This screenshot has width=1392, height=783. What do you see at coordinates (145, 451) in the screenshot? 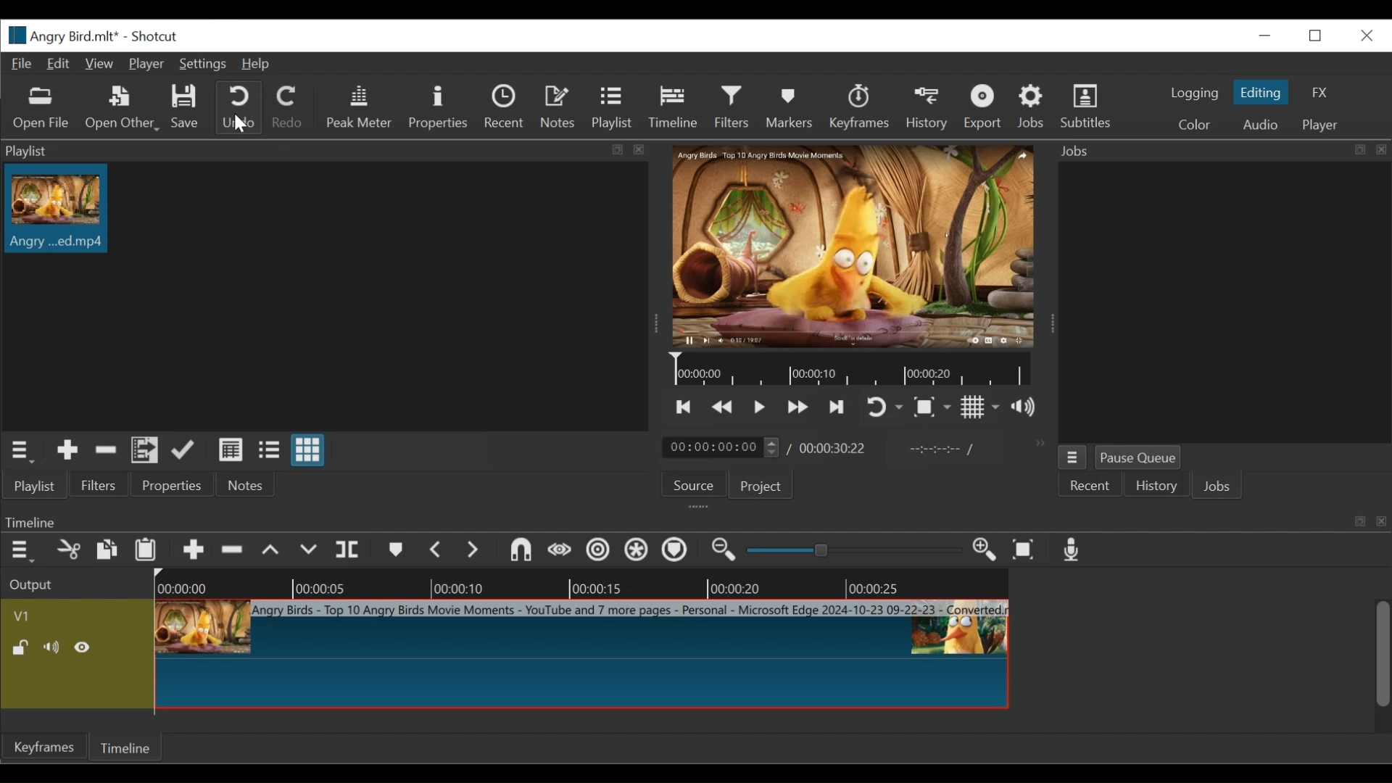
I see `Add files to the playlist` at bounding box center [145, 451].